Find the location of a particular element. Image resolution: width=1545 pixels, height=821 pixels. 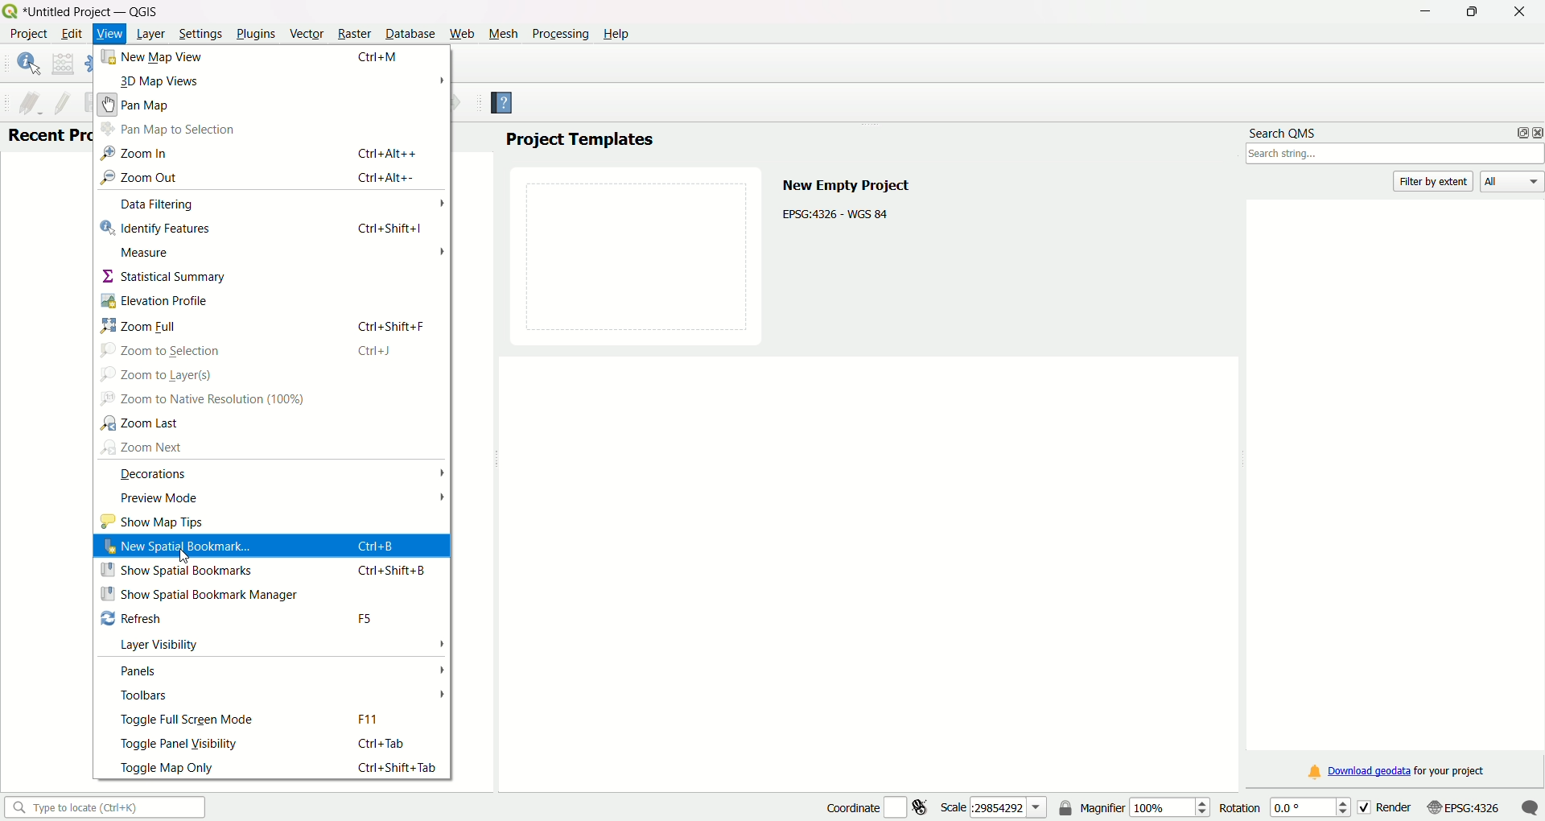

ctrl+B is located at coordinates (377, 546).